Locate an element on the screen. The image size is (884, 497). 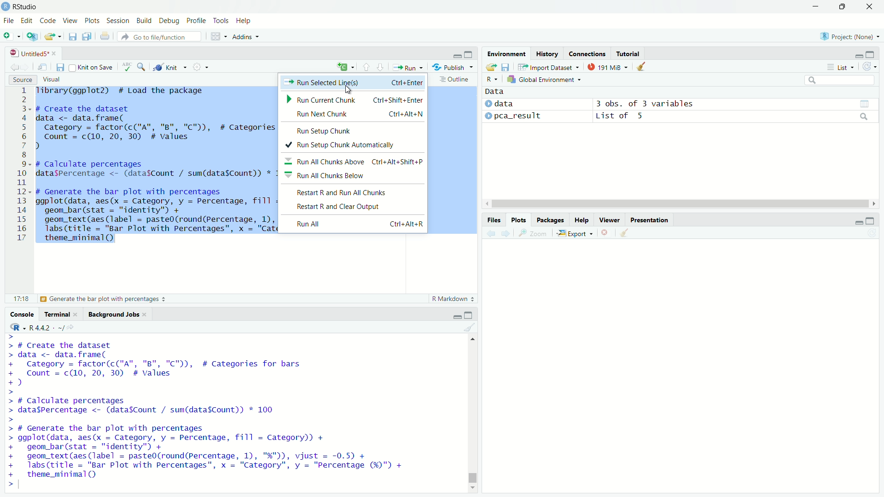
save is located at coordinates (72, 36).